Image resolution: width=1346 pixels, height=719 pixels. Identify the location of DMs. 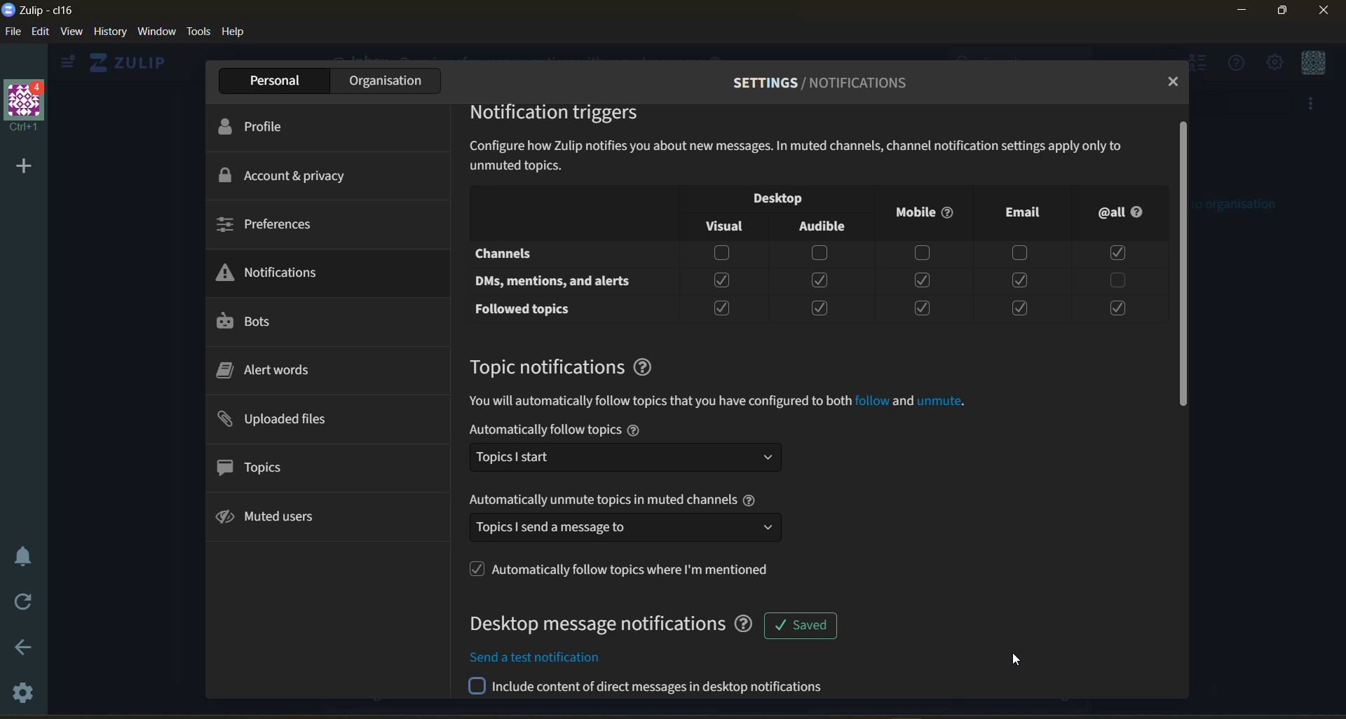
(560, 279).